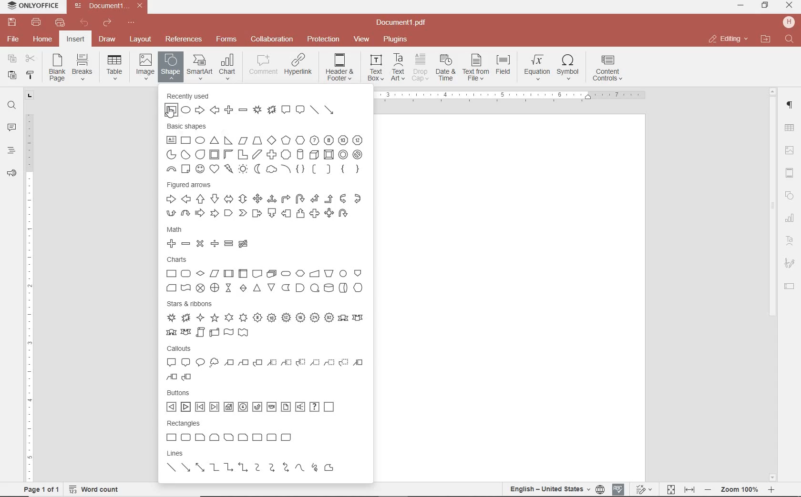  Describe the element at coordinates (536, 67) in the screenshot. I see `NSERT EQUATION` at that location.